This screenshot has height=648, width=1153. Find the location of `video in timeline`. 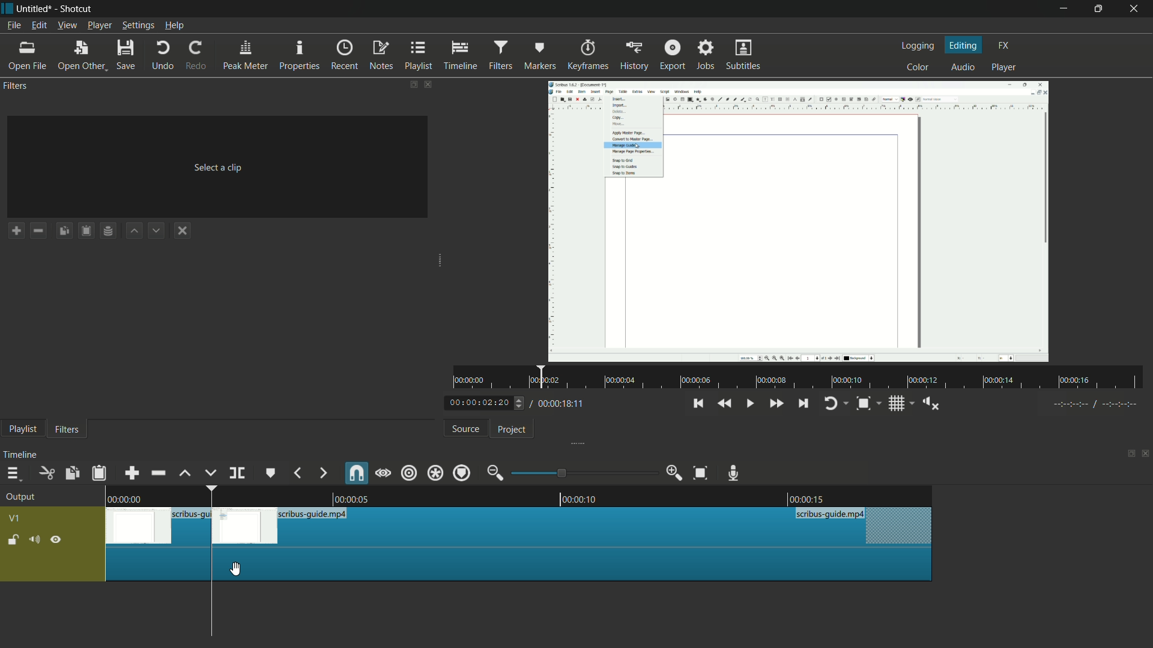

video in timeline is located at coordinates (518, 542).